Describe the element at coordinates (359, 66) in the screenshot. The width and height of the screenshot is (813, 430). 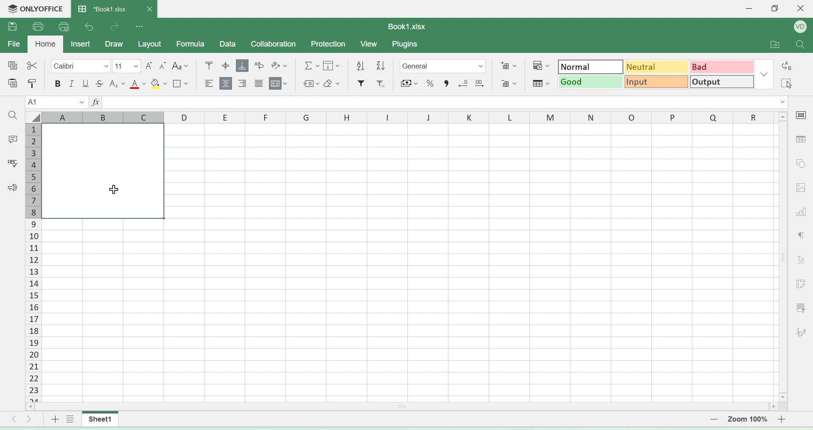
I see `descending order` at that location.